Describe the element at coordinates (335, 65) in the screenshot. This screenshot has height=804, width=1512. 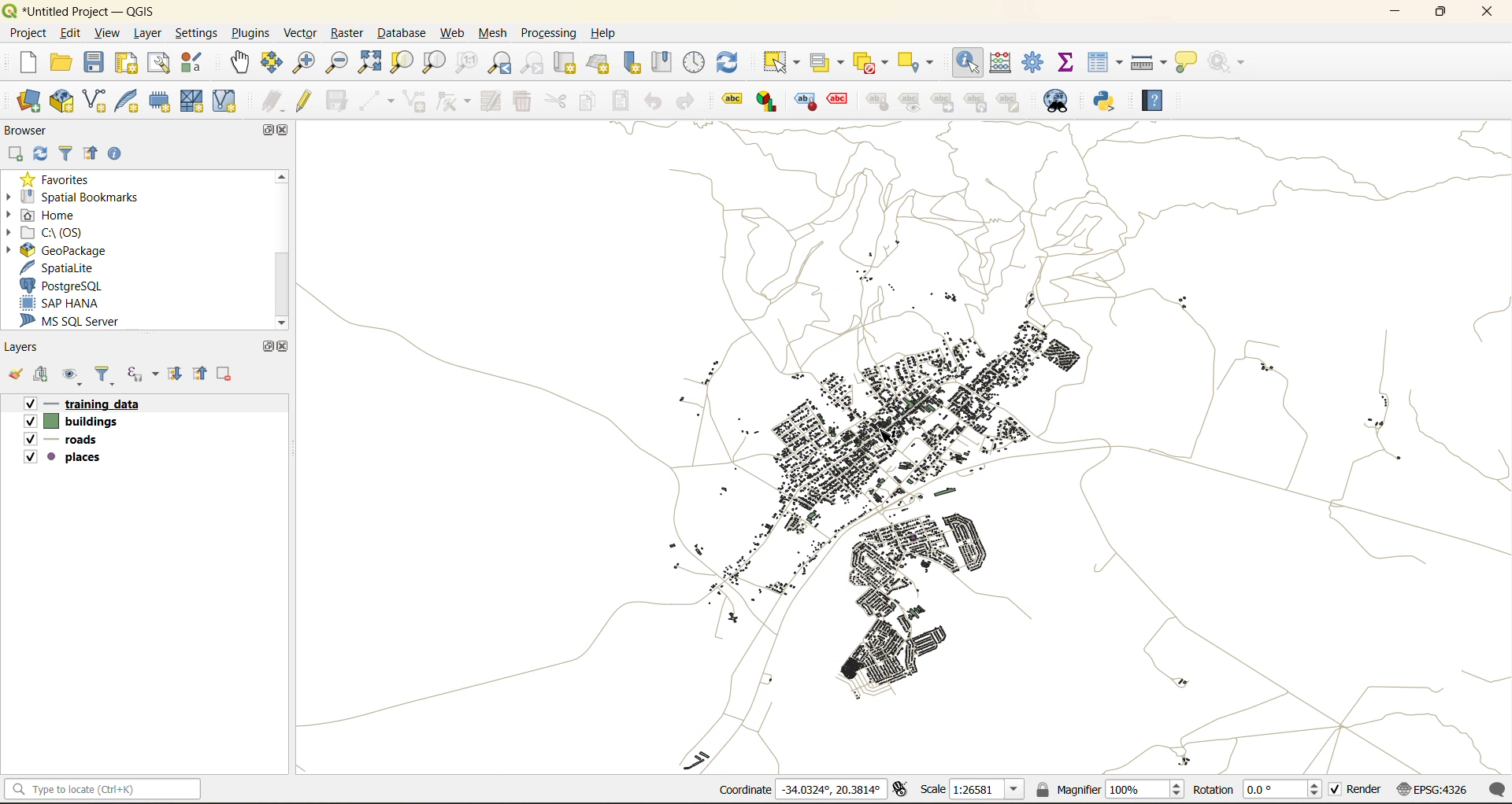
I see `zoom out` at that location.